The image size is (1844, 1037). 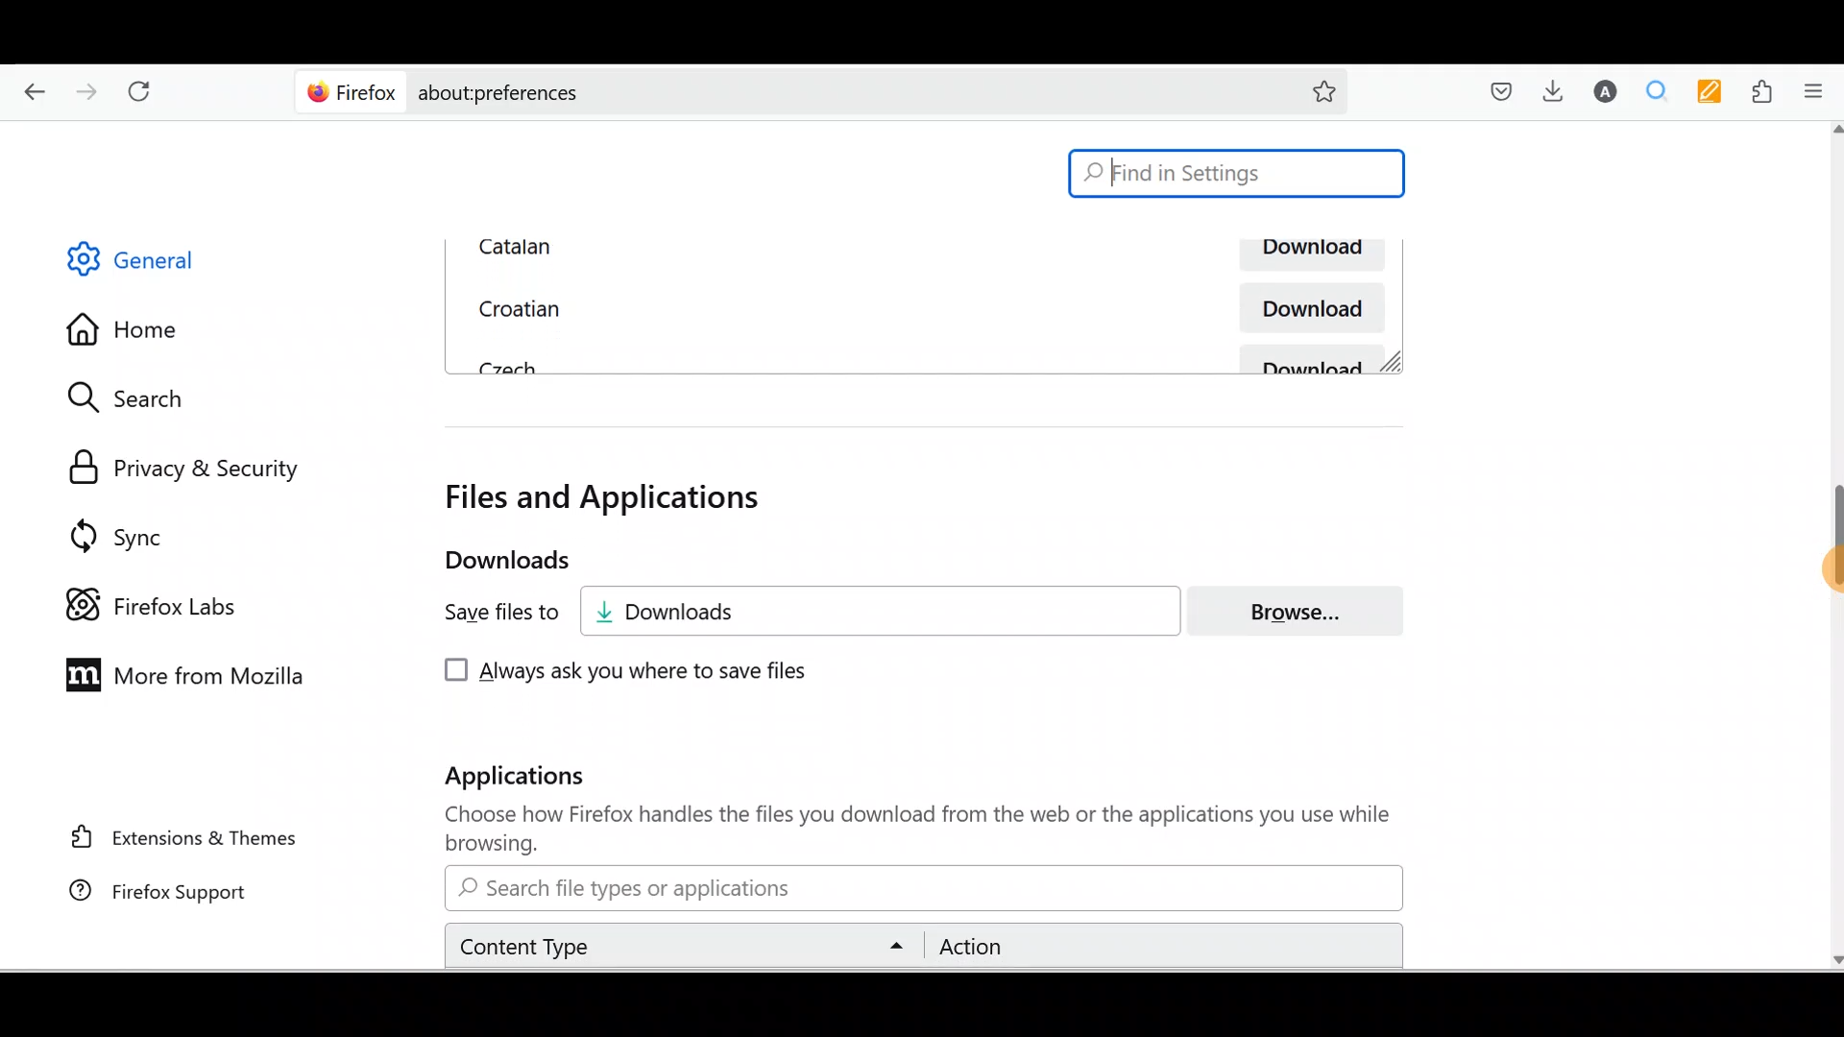 What do you see at coordinates (109, 529) in the screenshot?
I see `Sync` at bounding box center [109, 529].